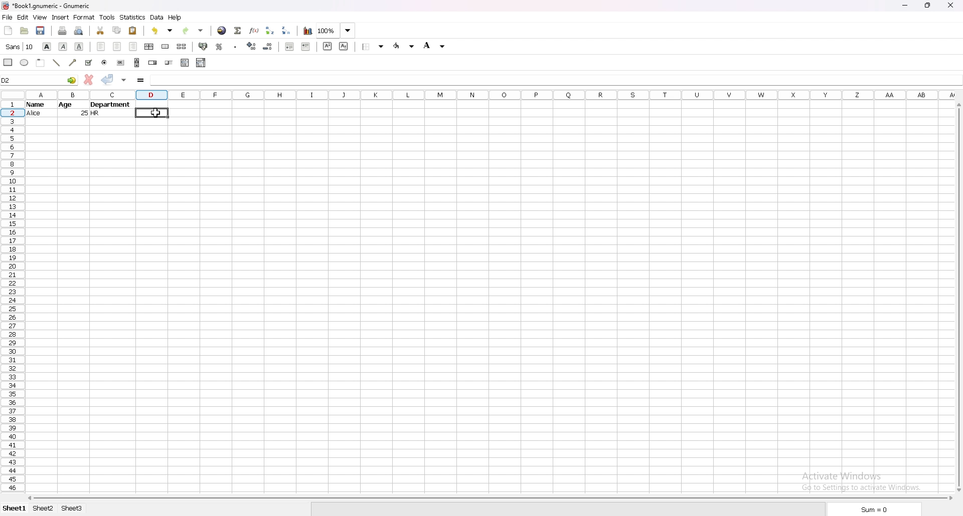 This screenshot has width=963, height=516. Describe the element at coordinates (286, 30) in the screenshot. I see `sort descending` at that location.